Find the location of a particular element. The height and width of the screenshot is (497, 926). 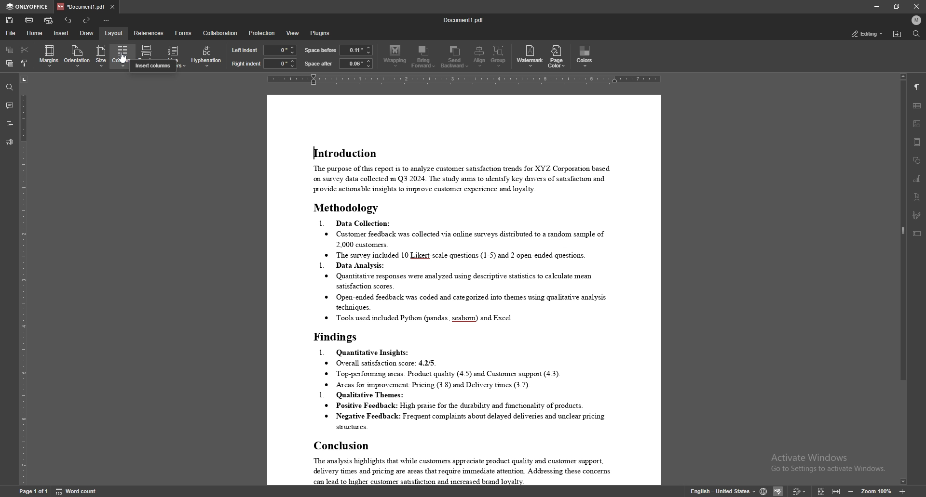

file name is located at coordinates (463, 19).